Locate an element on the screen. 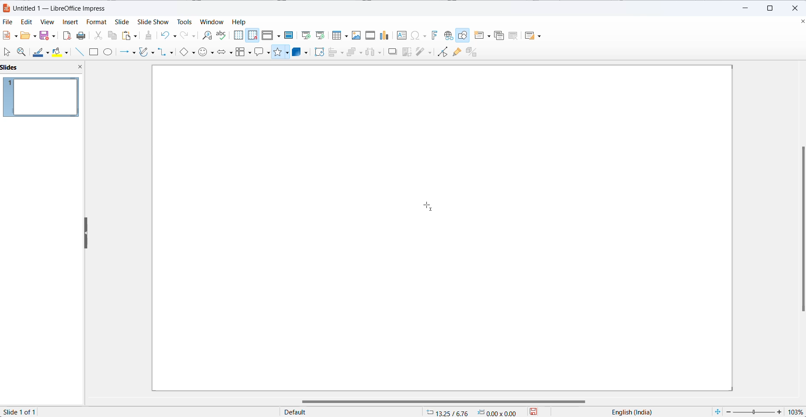 This screenshot has width=806, height=417. insert text is located at coordinates (402, 37).